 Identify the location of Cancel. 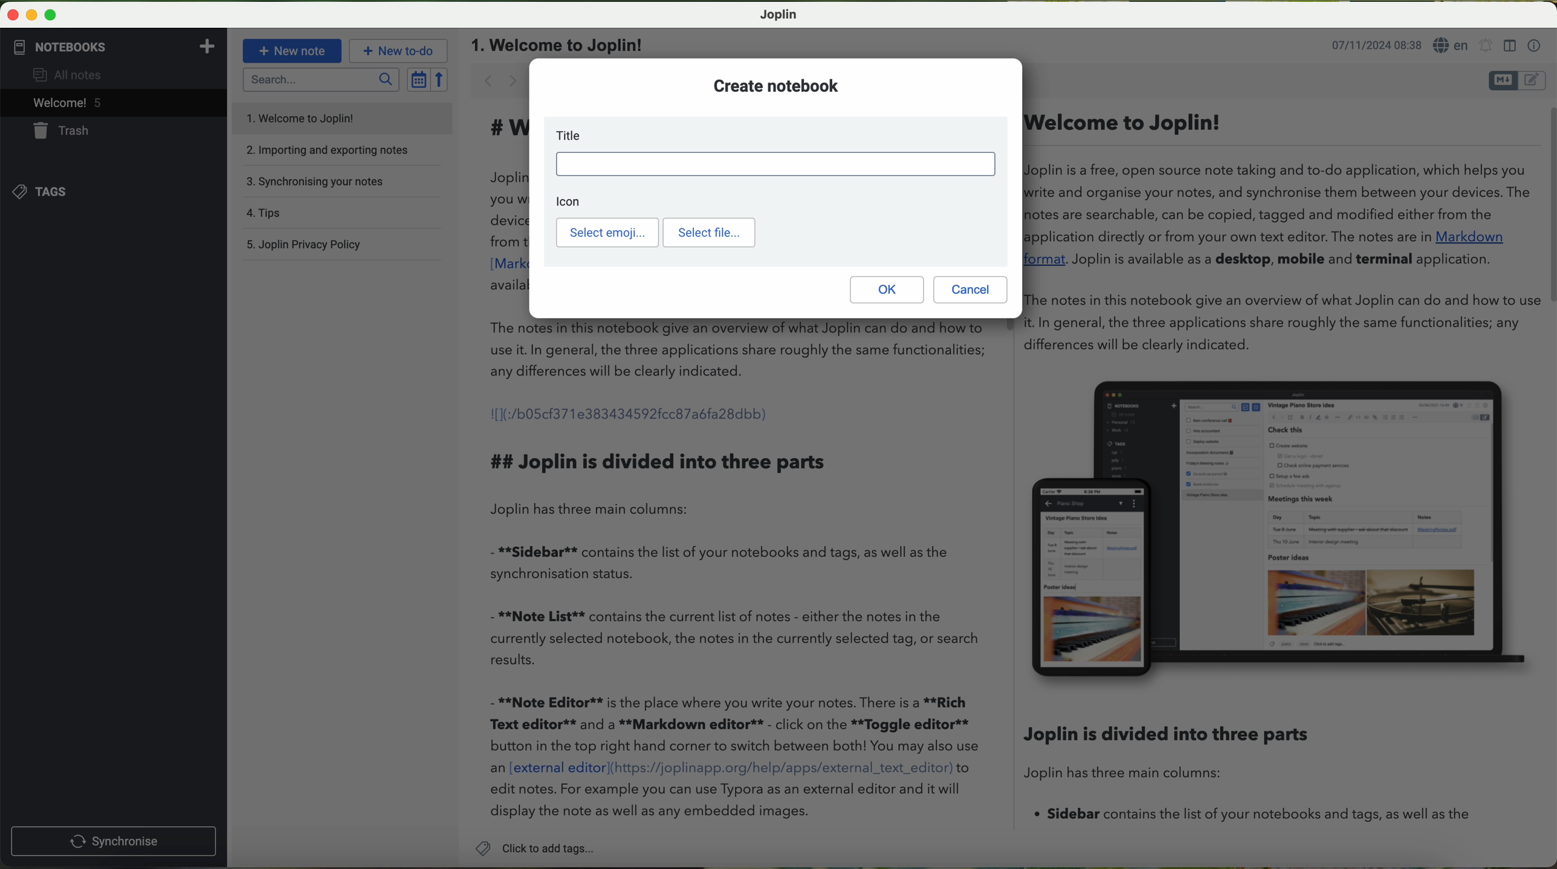
(971, 289).